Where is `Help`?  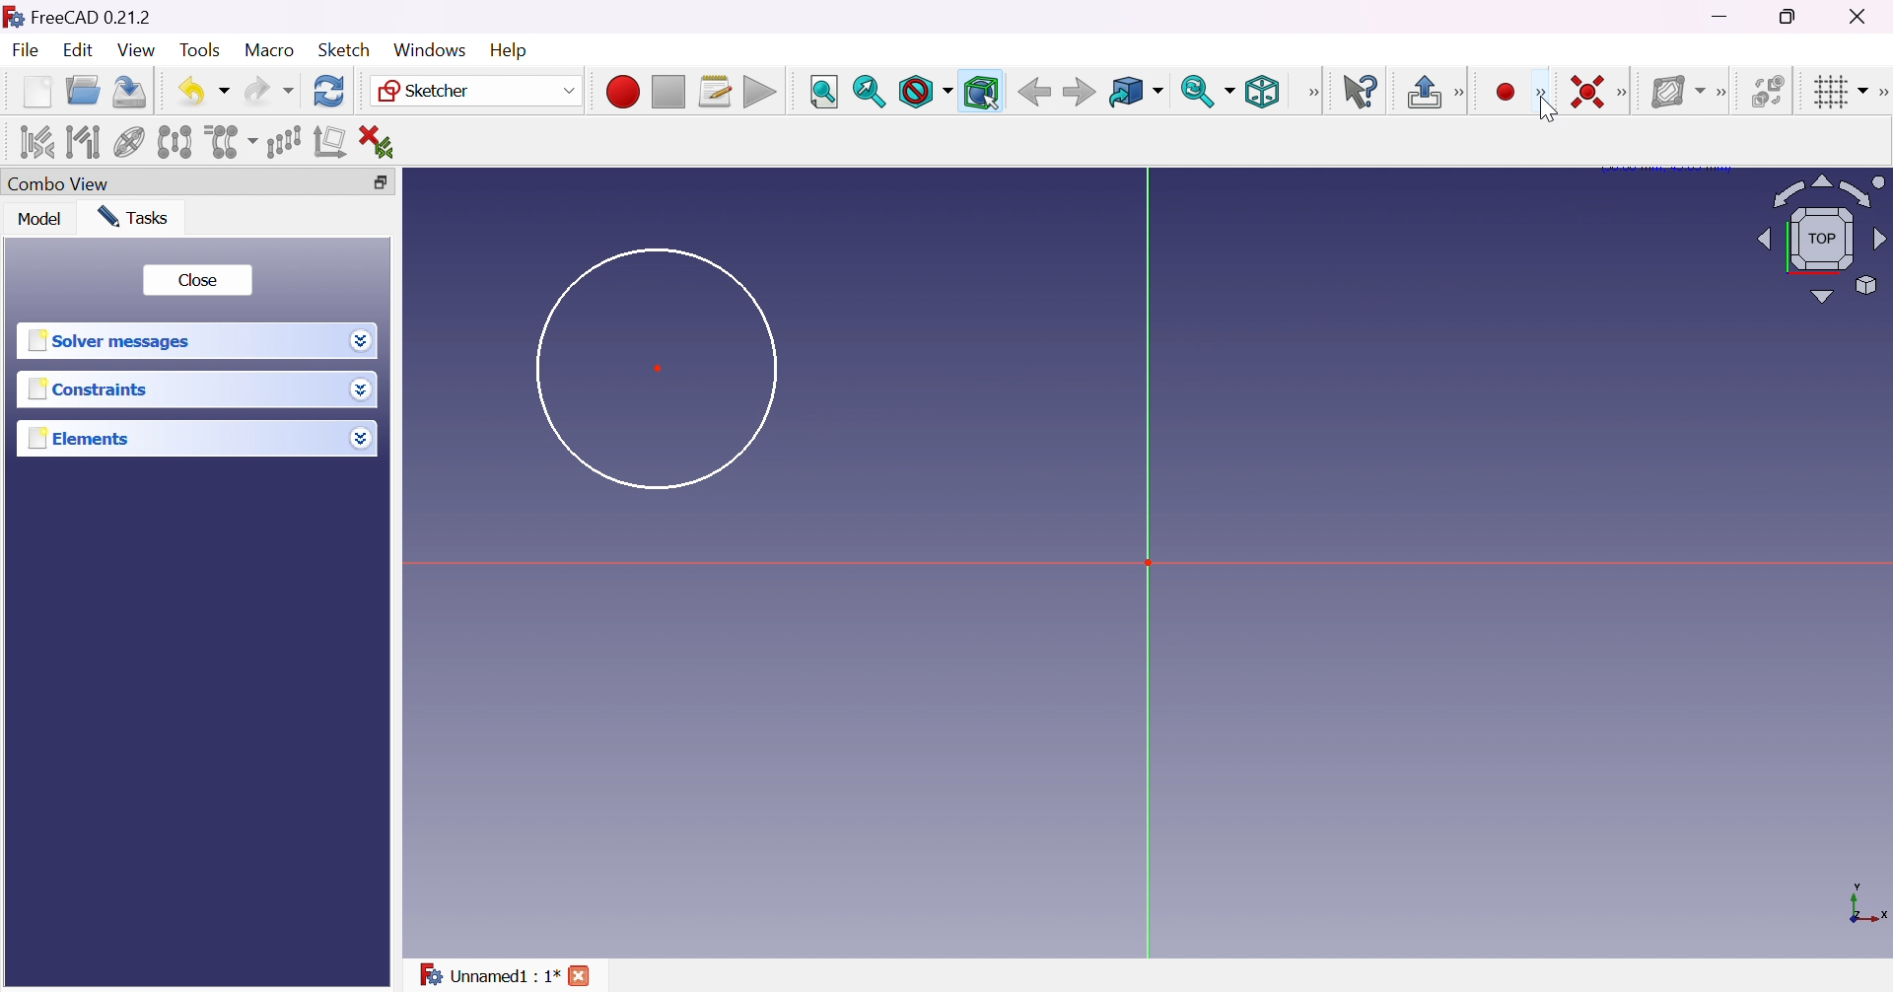 Help is located at coordinates (511, 50).